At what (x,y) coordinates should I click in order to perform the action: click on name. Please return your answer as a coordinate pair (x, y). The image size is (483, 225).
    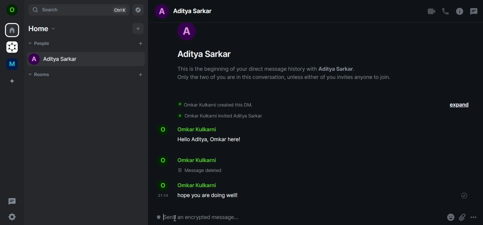
    Looking at the image, I should click on (68, 58).